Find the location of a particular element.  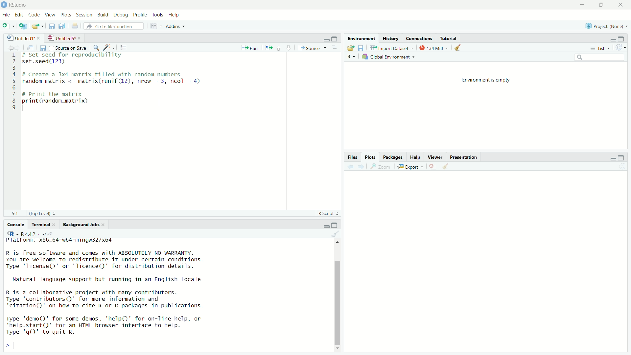

clear is located at coordinates (458, 48).